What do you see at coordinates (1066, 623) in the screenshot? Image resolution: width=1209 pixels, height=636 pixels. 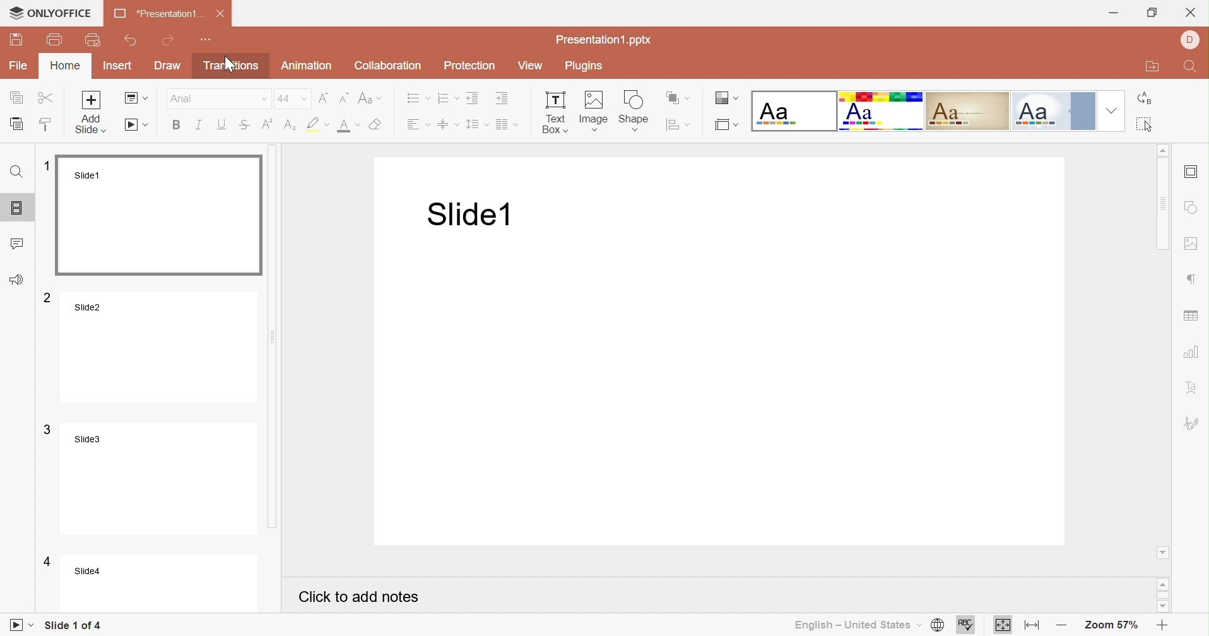 I see `Zoom out` at bounding box center [1066, 623].